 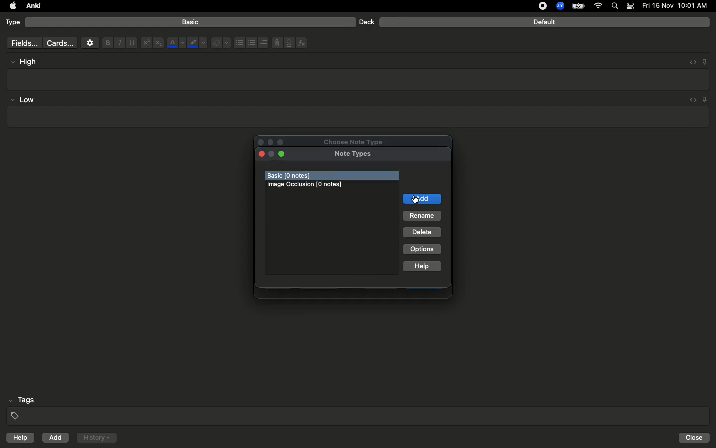 What do you see at coordinates (18, 439) in the screenshot?
I see `help` at bounding box center [18, 439].